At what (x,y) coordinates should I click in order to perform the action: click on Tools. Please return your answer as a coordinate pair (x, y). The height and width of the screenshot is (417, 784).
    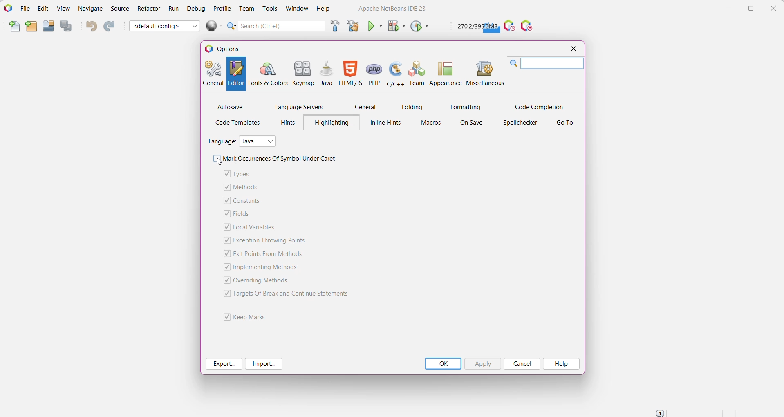
    Looking at the image, I should click on (269, 9).